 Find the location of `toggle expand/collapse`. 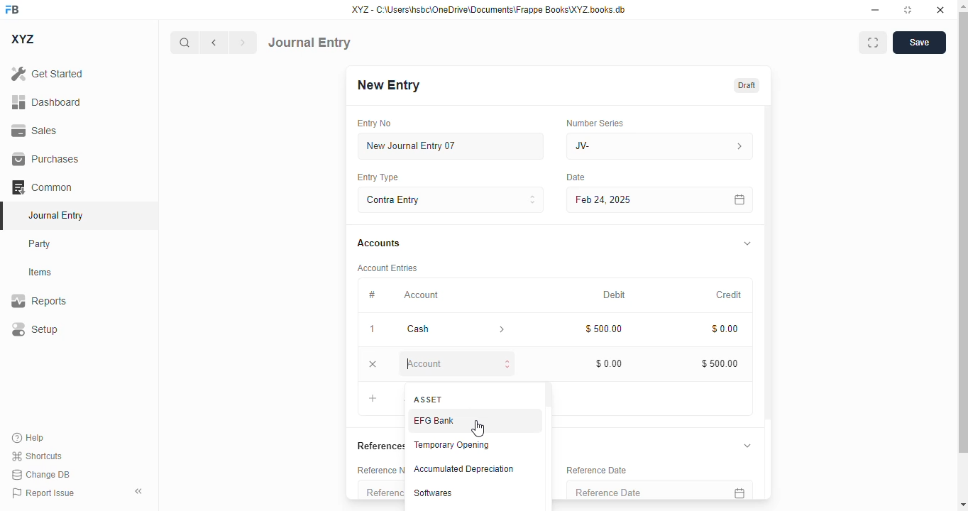

toggle expand/collapse is located at coordinates (749, 243).